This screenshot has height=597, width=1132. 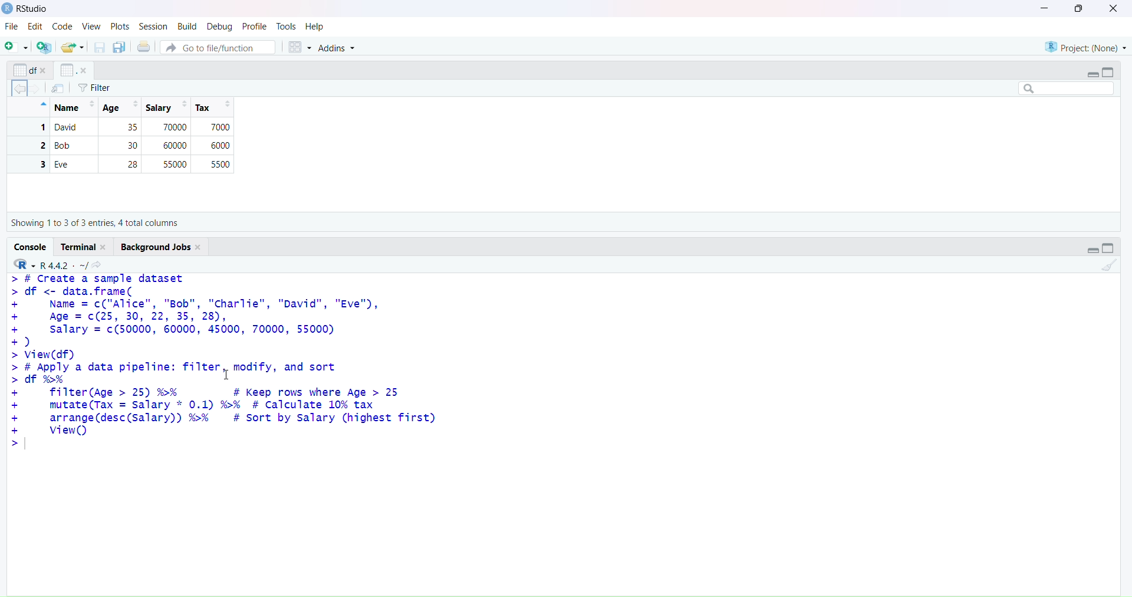 What do you see at coordinates (1060, 88) in the screenshot?
I see `search` at bounding box center [1060, 88].